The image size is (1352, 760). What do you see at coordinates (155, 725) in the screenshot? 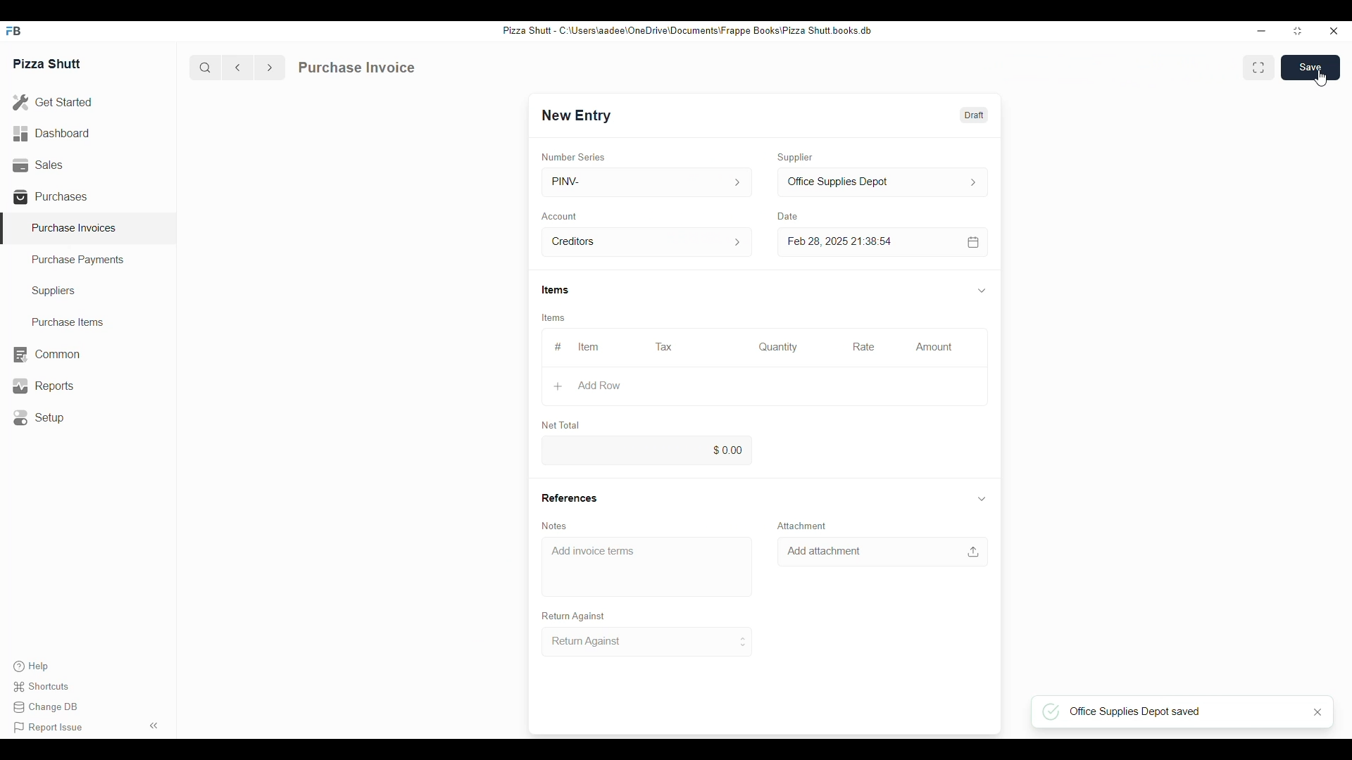
I see `<<` at bounding box center [155, 725].